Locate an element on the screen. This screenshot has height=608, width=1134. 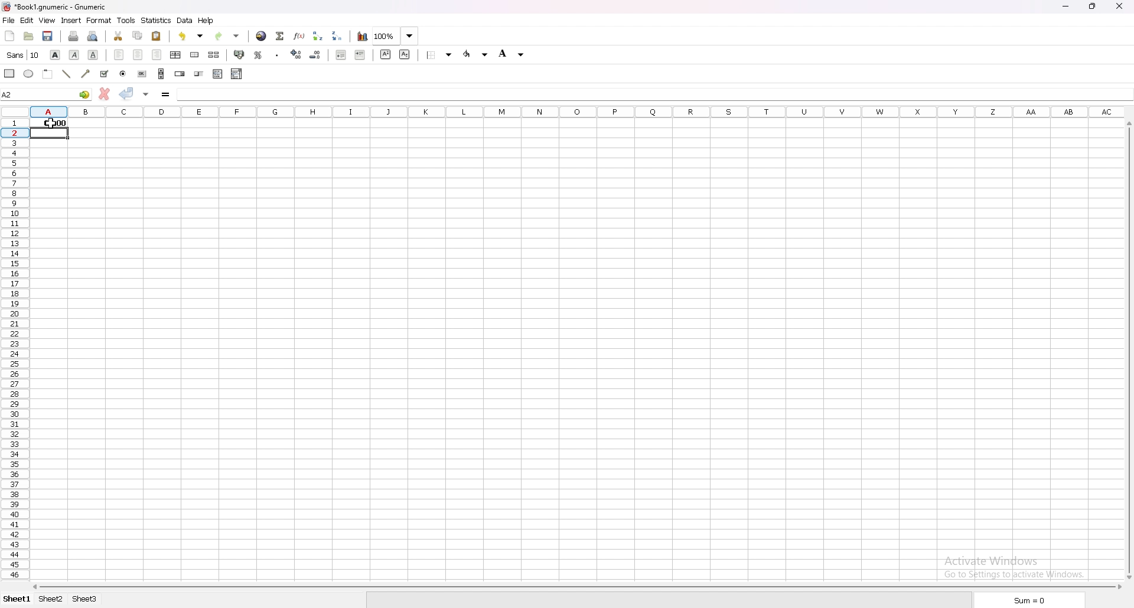
zoom is located at coordinates (396, 35).